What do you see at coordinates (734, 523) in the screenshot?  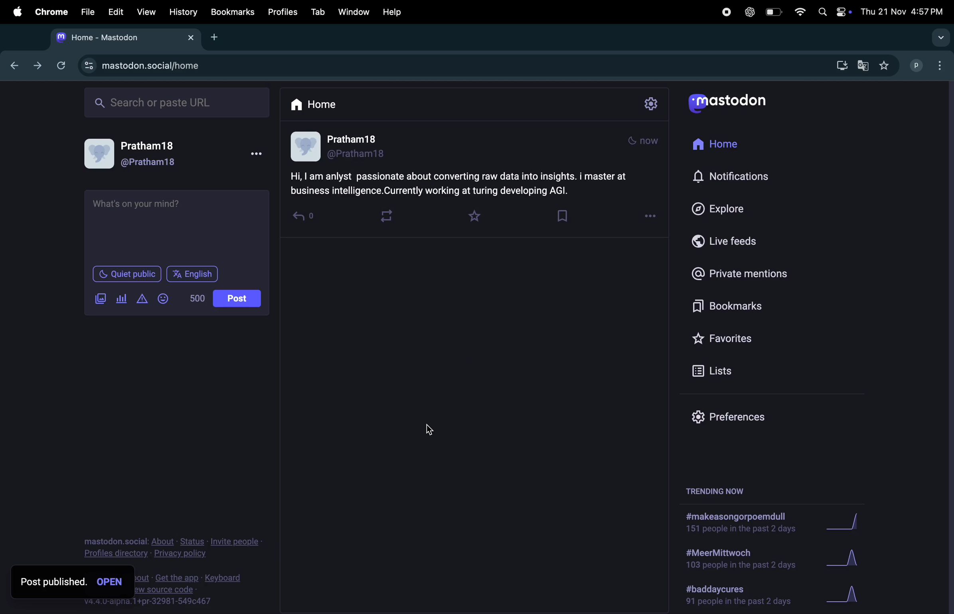 I see `hashtag` at bounding box center [734, 523].